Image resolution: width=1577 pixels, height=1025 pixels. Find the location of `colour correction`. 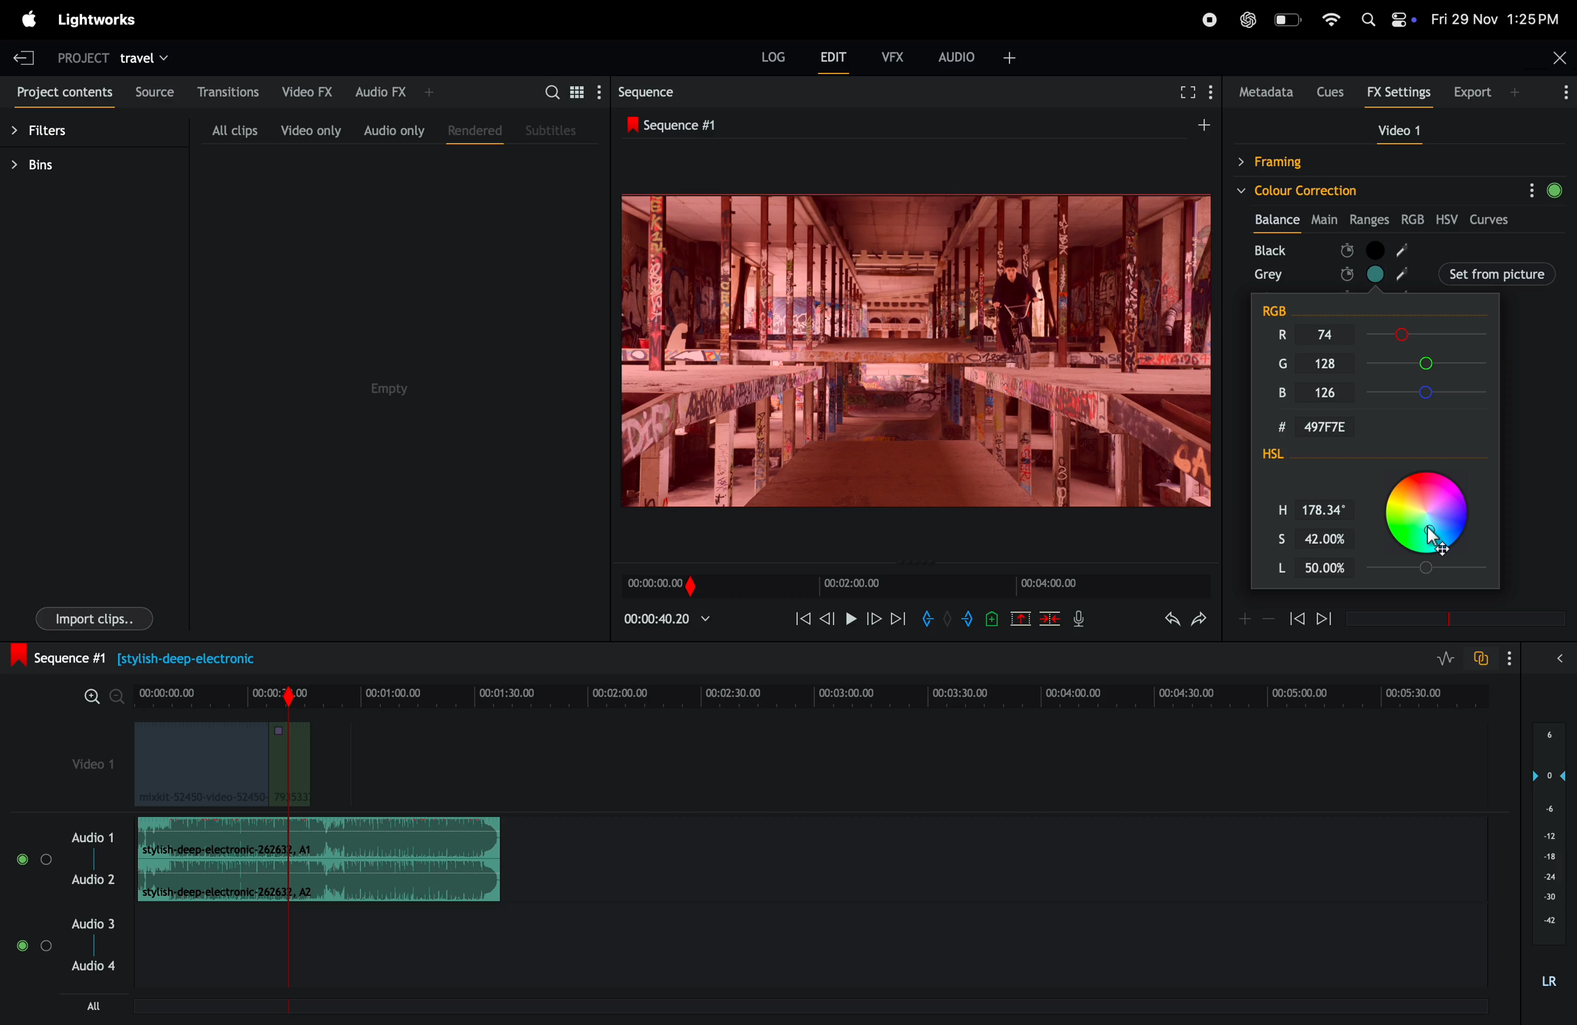

colour correction is located at coordinates (1381, 189).